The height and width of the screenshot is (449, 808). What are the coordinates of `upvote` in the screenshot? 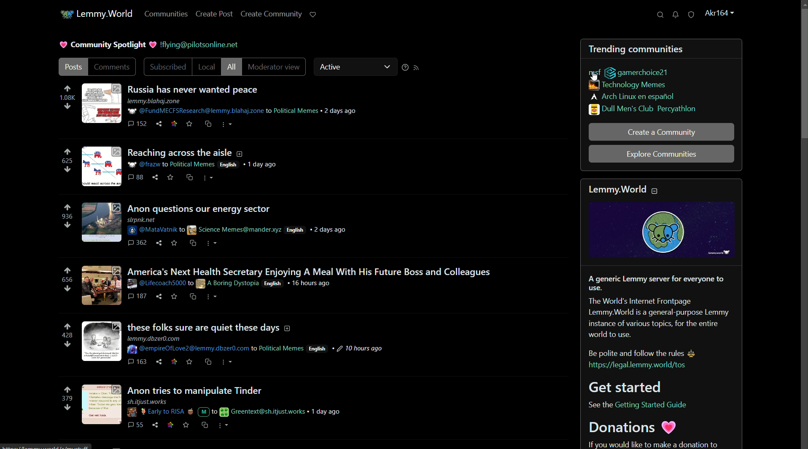 It's located at (68, 89).